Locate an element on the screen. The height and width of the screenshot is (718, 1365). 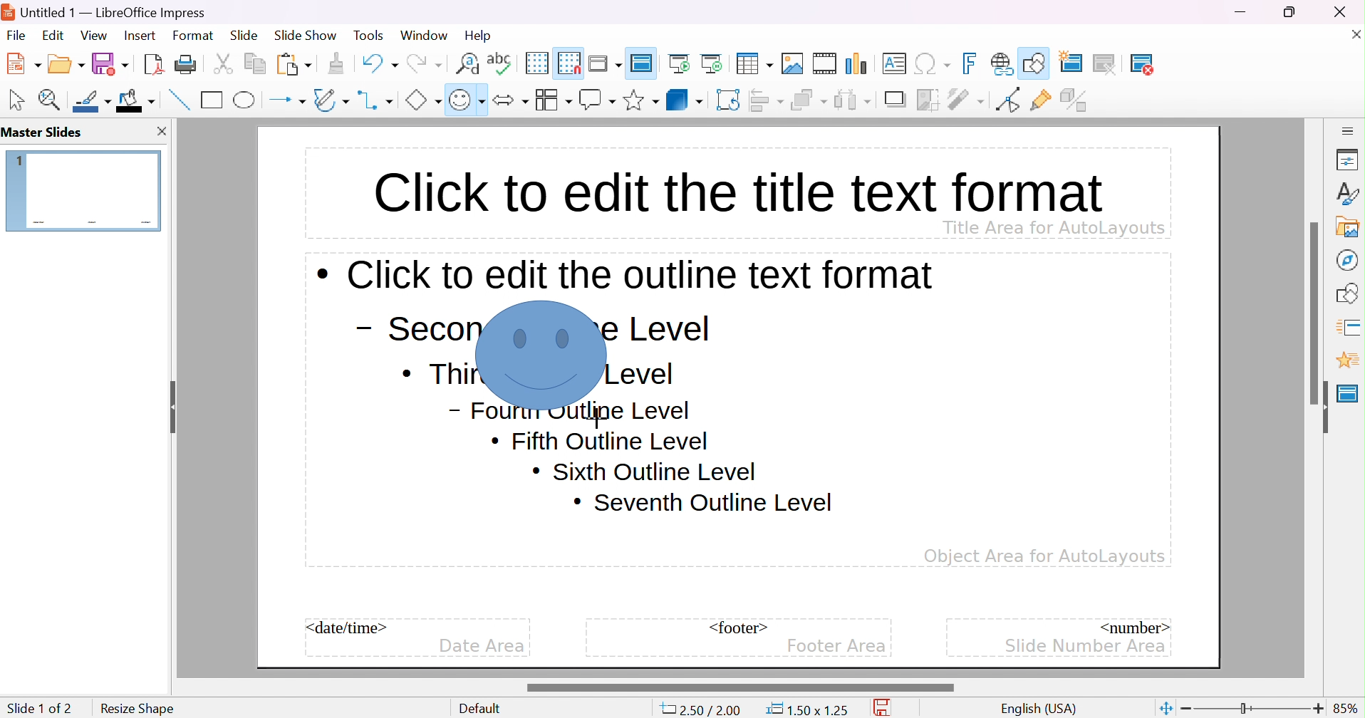
insert is located at coordinates (138, 34).